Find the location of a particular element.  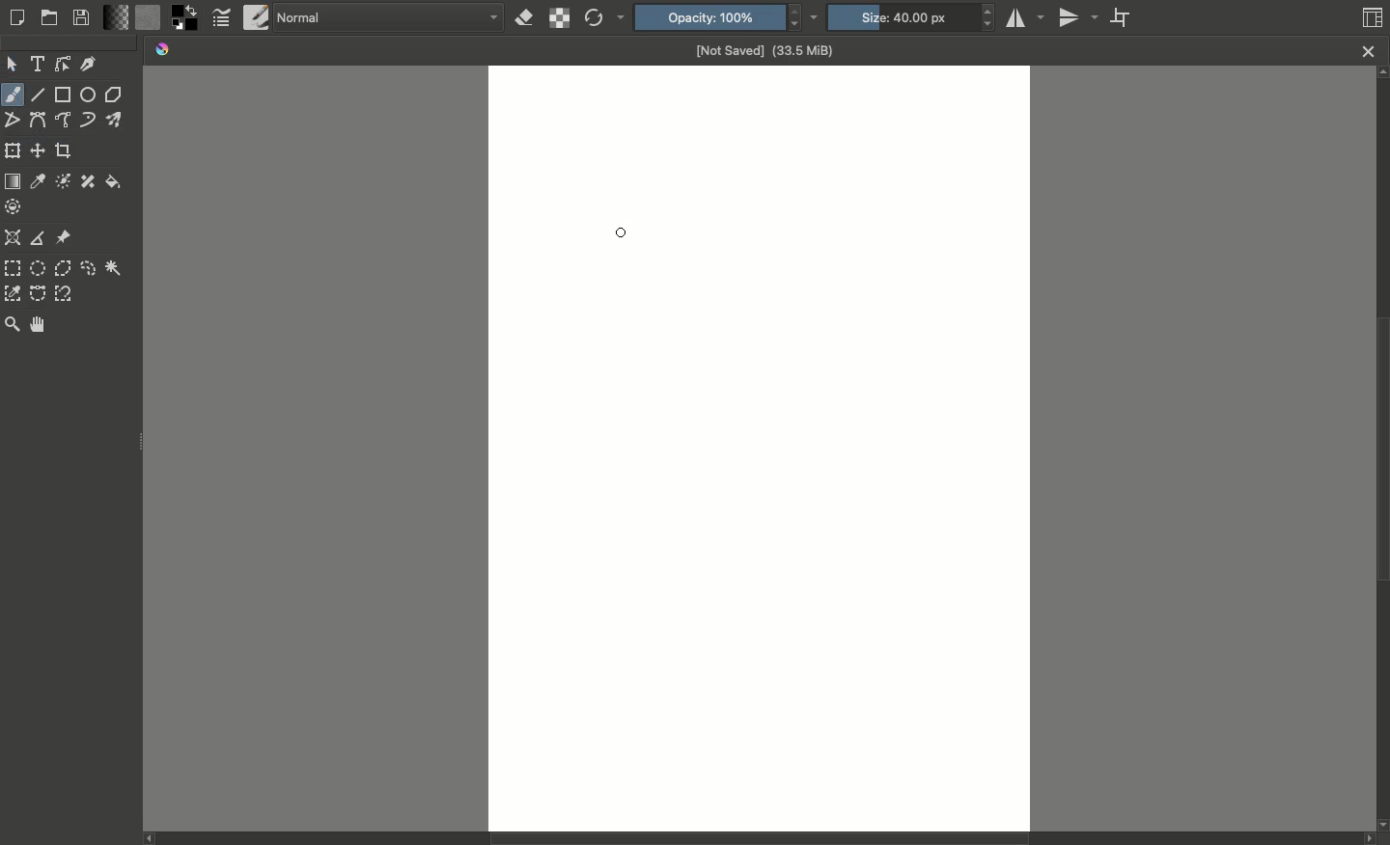

Edit brush settings is located at coordinates (222, 20).